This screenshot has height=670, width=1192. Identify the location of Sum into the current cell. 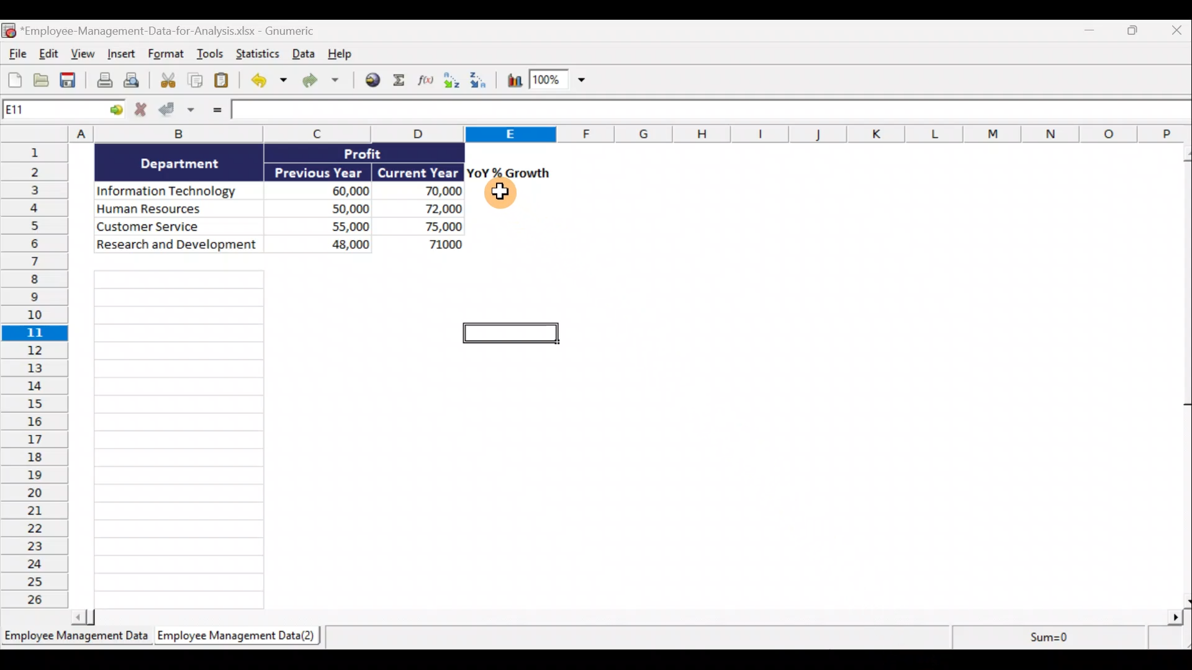
(402, 81).